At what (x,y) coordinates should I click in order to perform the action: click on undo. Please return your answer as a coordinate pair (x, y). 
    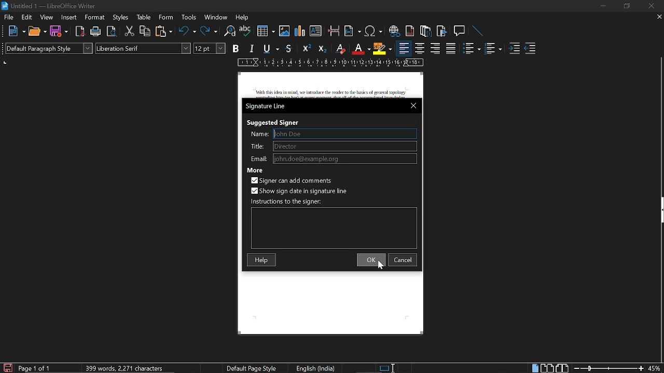
    Looking at the image, I should click on (188, 31).